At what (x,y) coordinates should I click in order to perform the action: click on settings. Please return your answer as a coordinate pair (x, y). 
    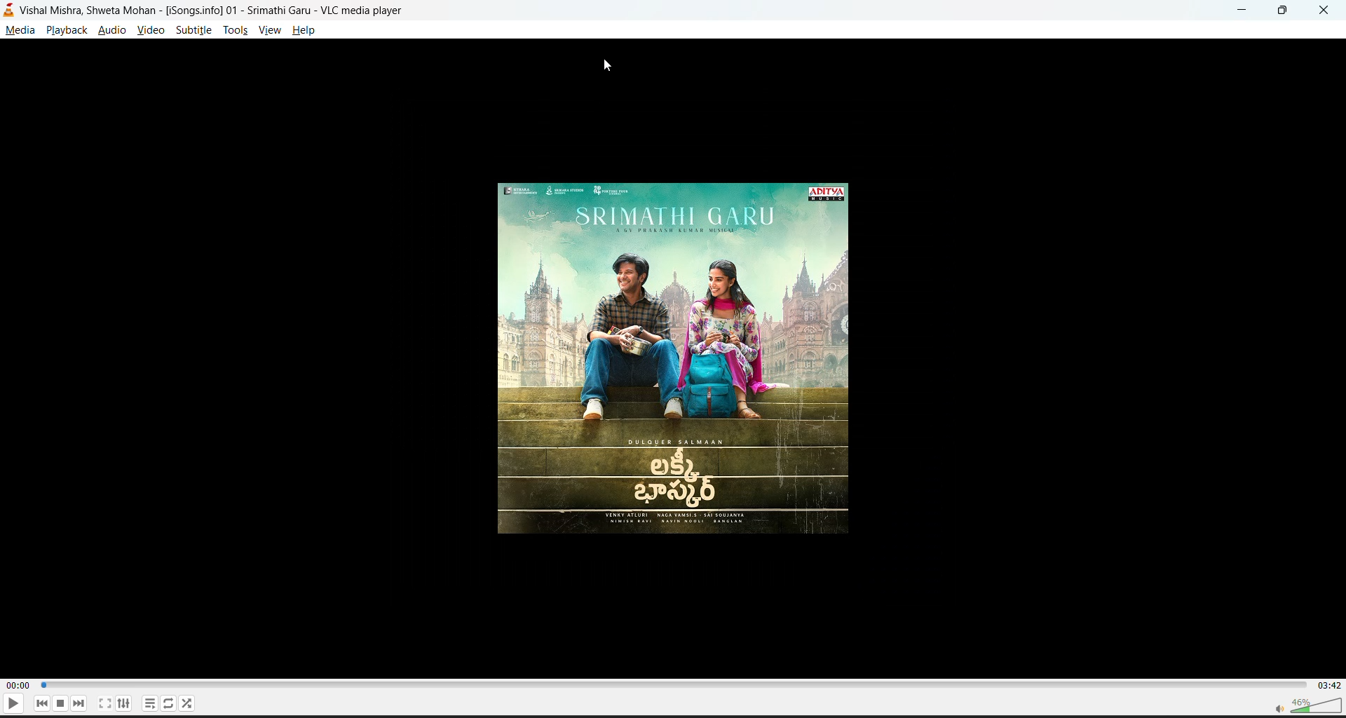
    Looking at the image, I should click on (122, 704).